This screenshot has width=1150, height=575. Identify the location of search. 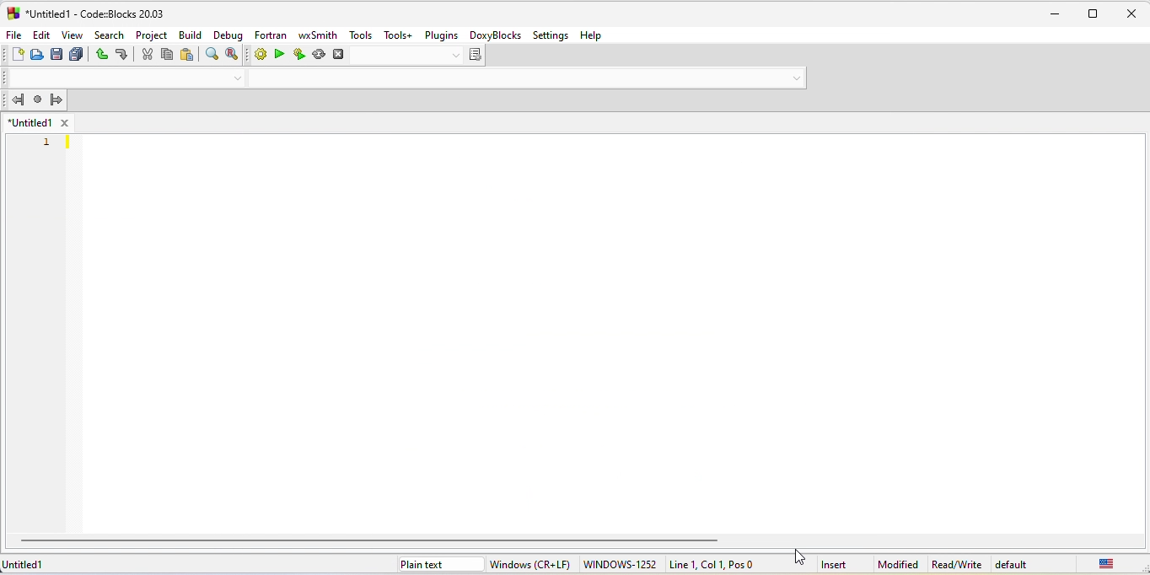
(110, 35).